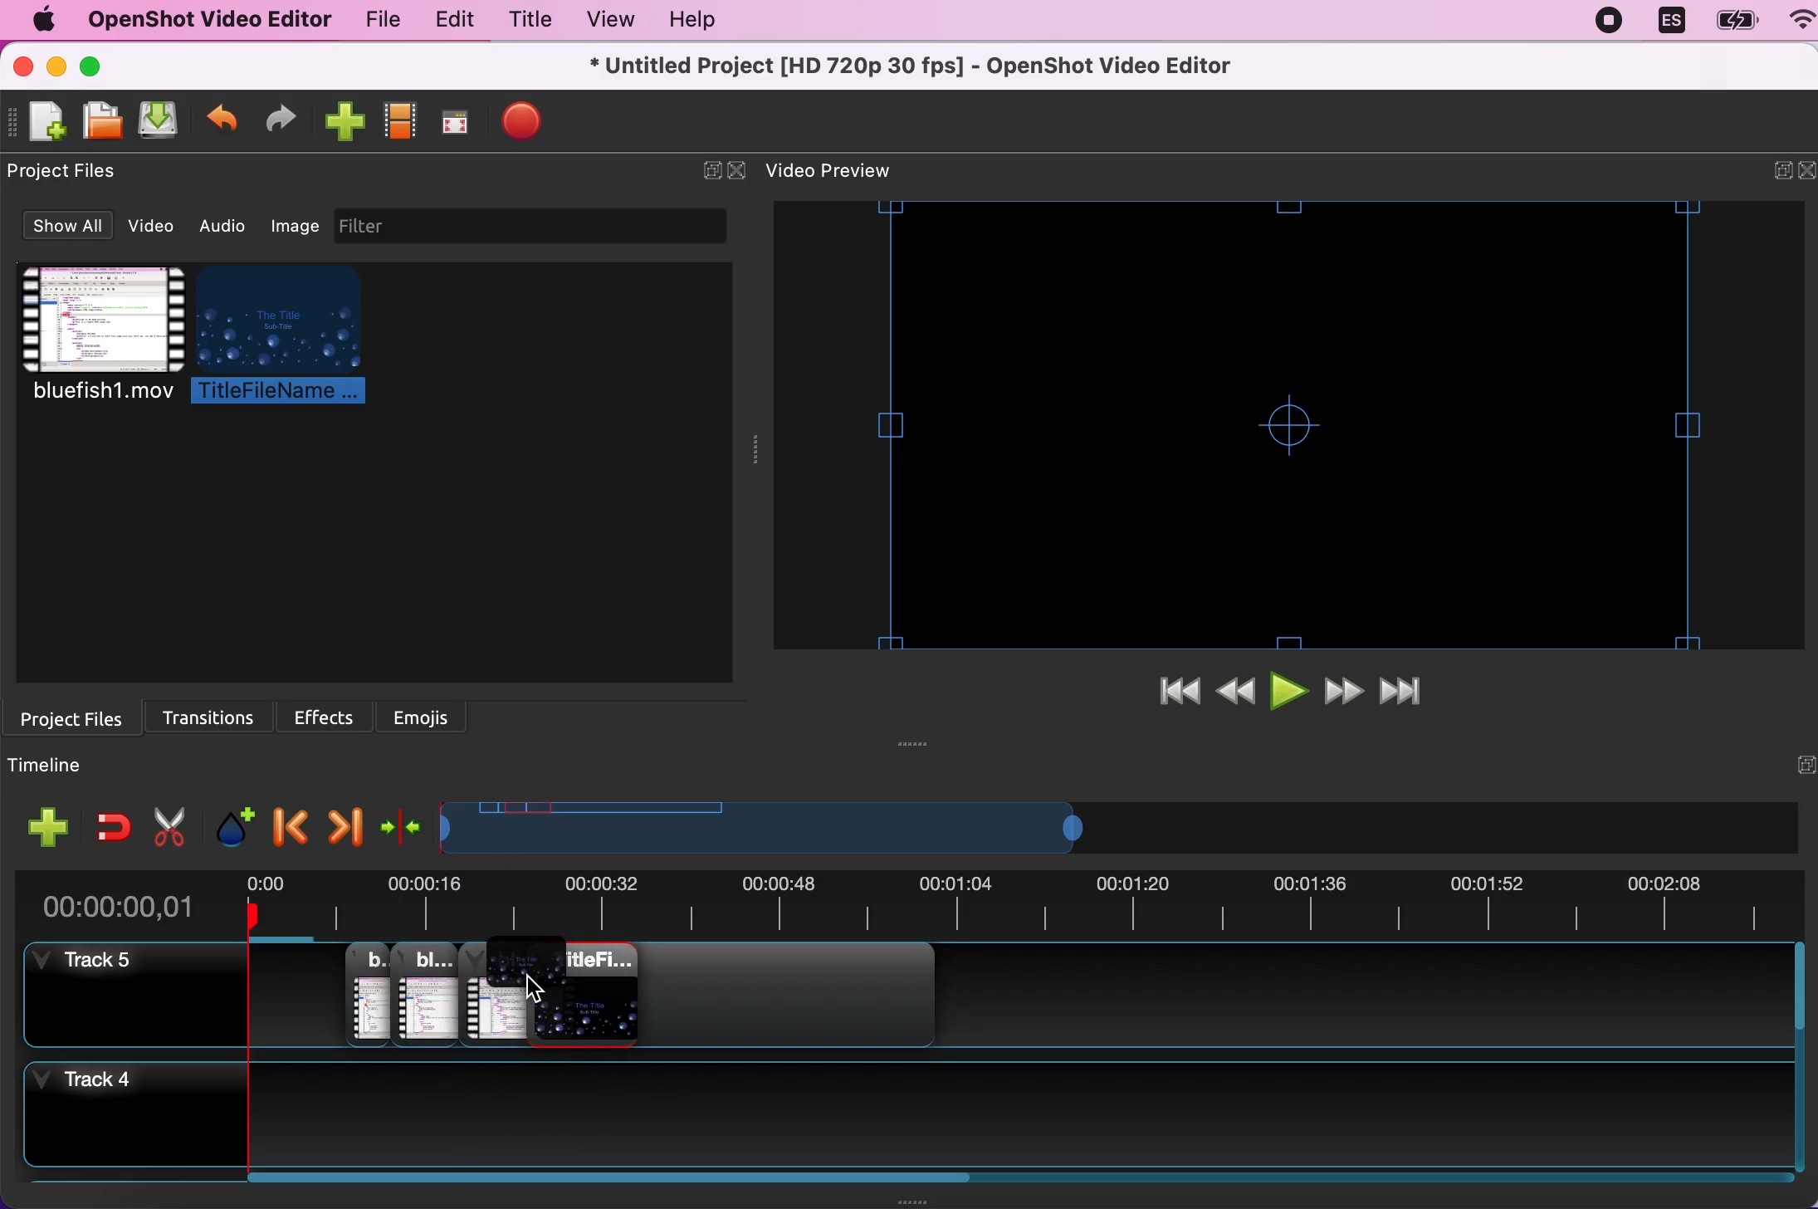  What do you see at coordinates (228, 226) in the screenshot?
I see `audio` at bounding box center [228, 226].